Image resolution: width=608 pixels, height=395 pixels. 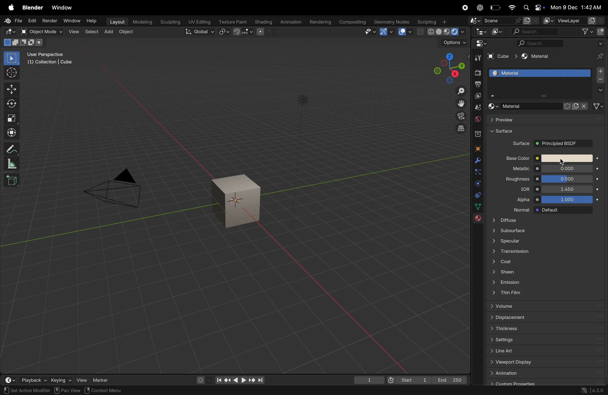 I want to click on rendering, so click(x=320, y=22).